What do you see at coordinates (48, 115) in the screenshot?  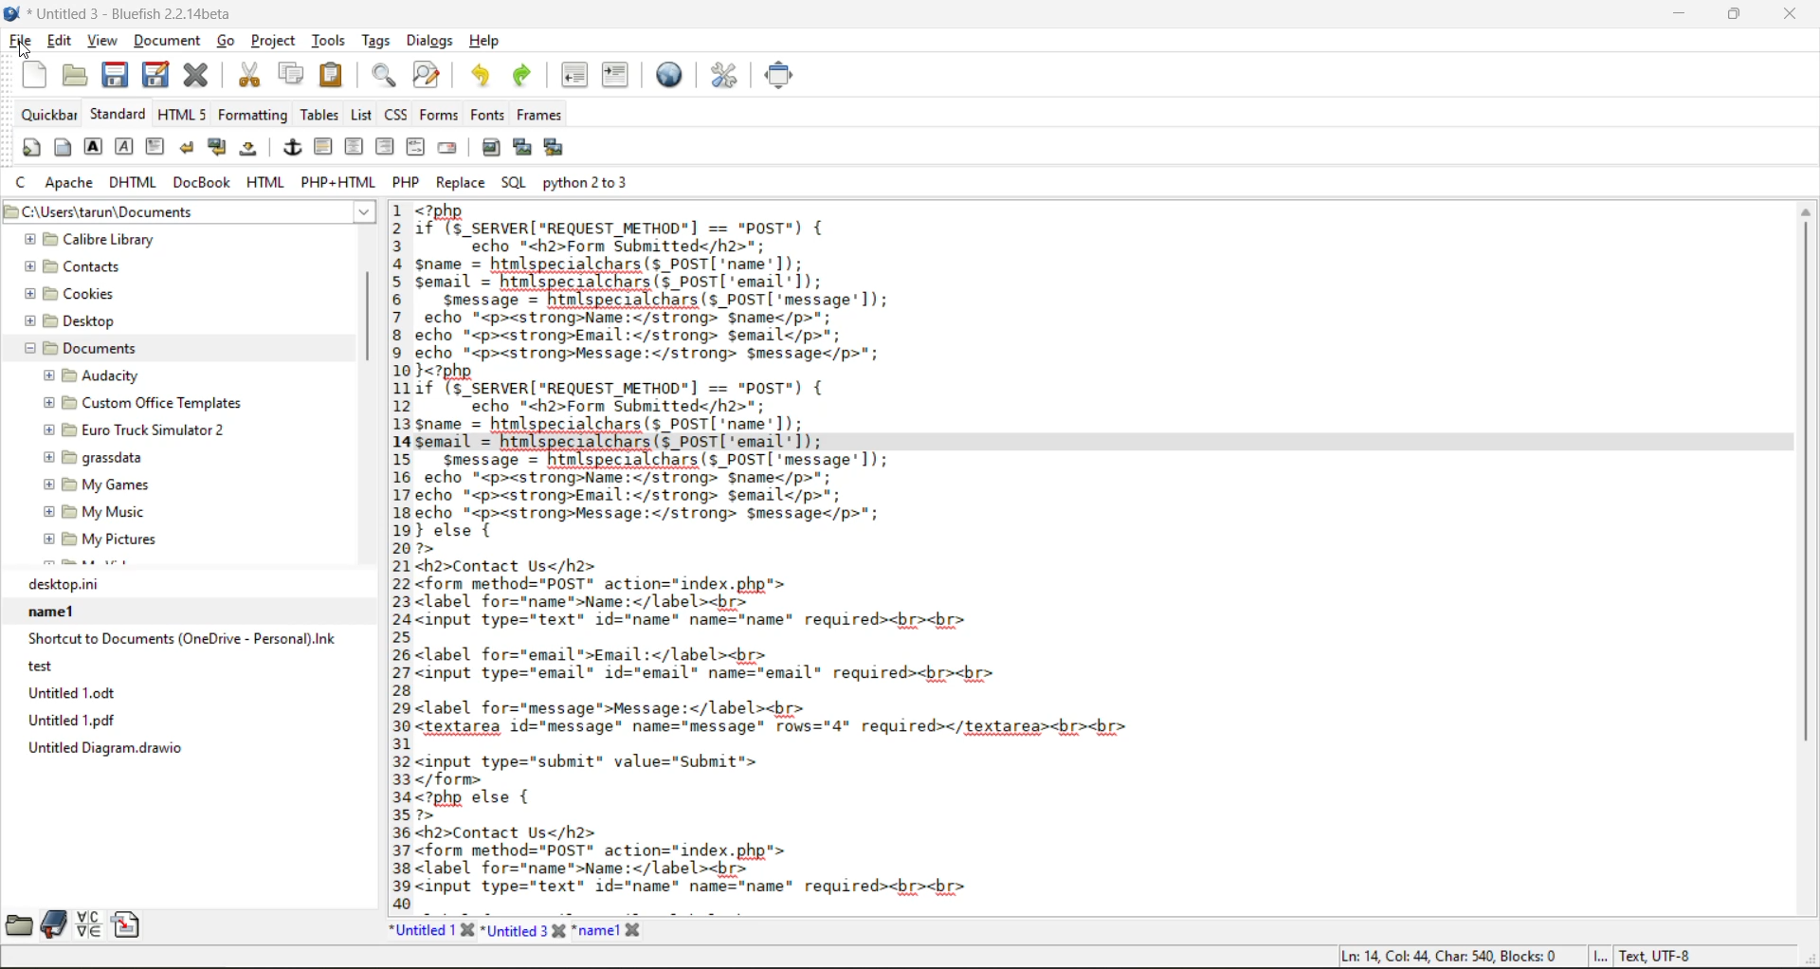 I see `quickbar` at bounding box center [48, 115].